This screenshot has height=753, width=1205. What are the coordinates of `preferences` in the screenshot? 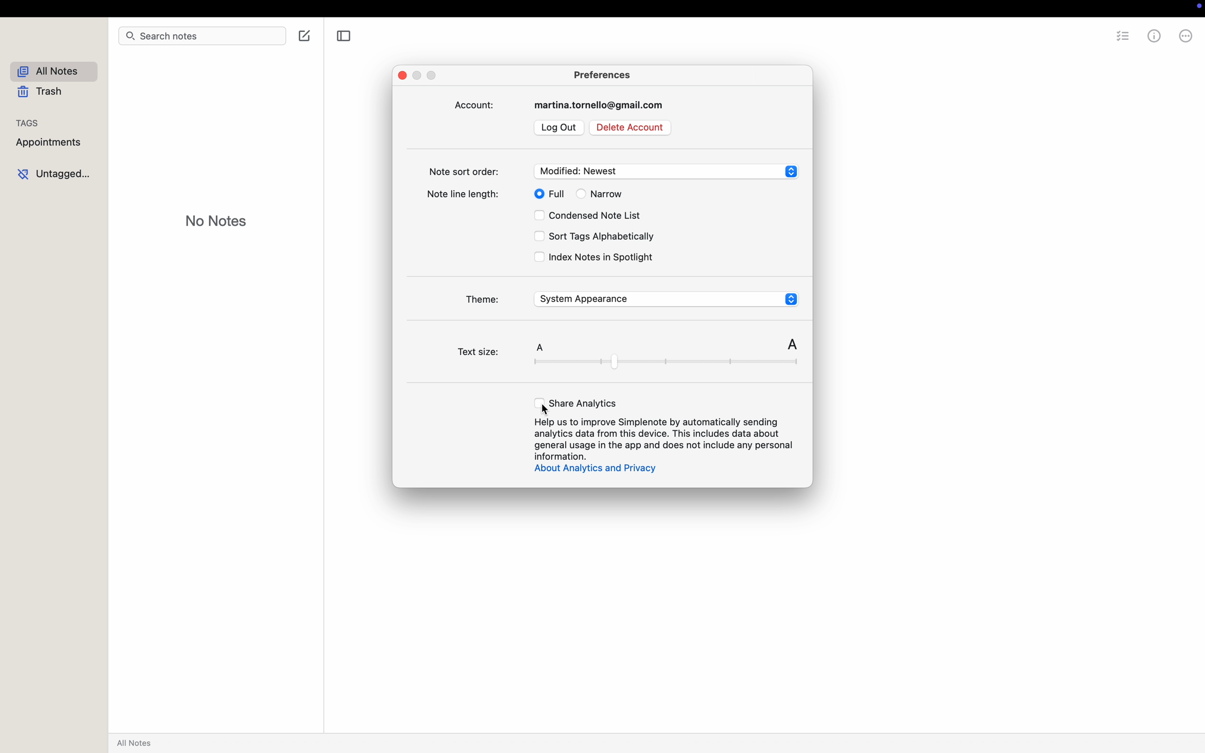 It's located at (604, 74).